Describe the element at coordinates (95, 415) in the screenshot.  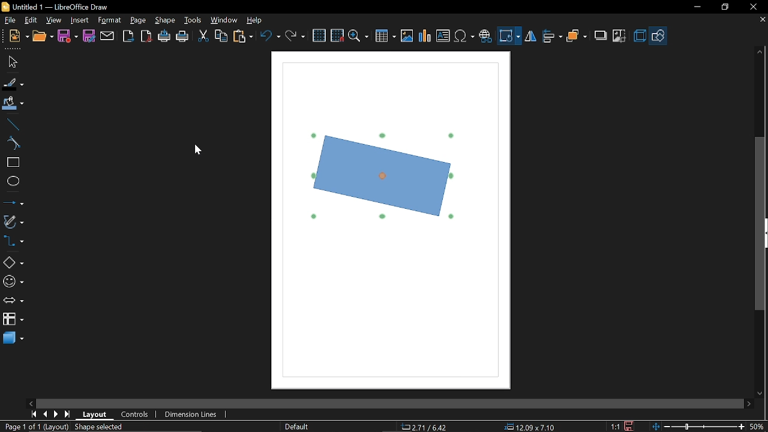
I see `Layout` at that location.